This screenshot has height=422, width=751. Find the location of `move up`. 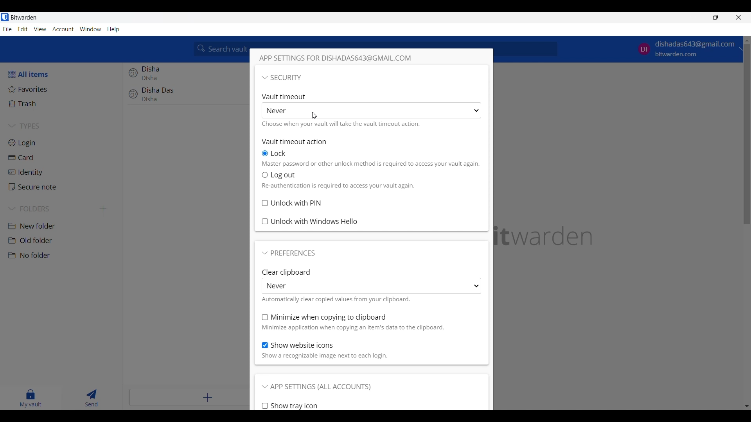

move up is located at coordinates (746, 40).